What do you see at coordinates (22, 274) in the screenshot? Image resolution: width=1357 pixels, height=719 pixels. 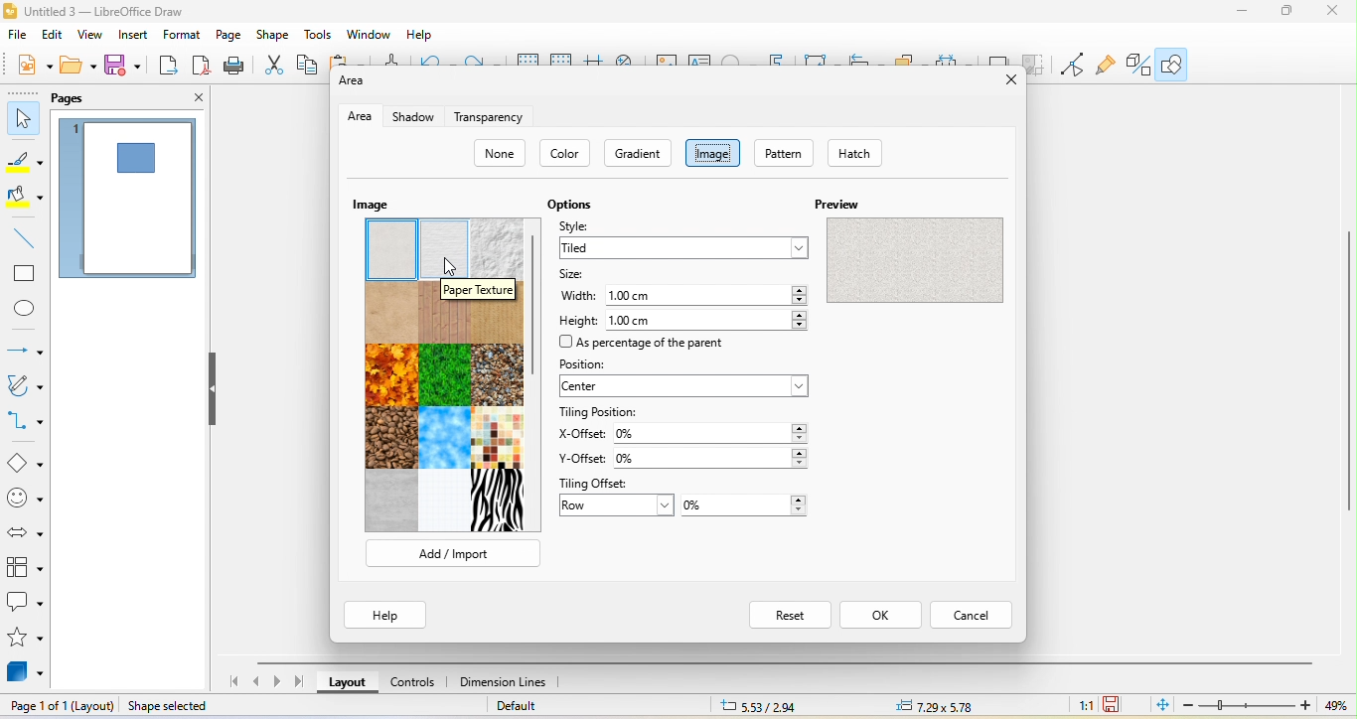 I see `rectangle` at bounding box center [22, 274].